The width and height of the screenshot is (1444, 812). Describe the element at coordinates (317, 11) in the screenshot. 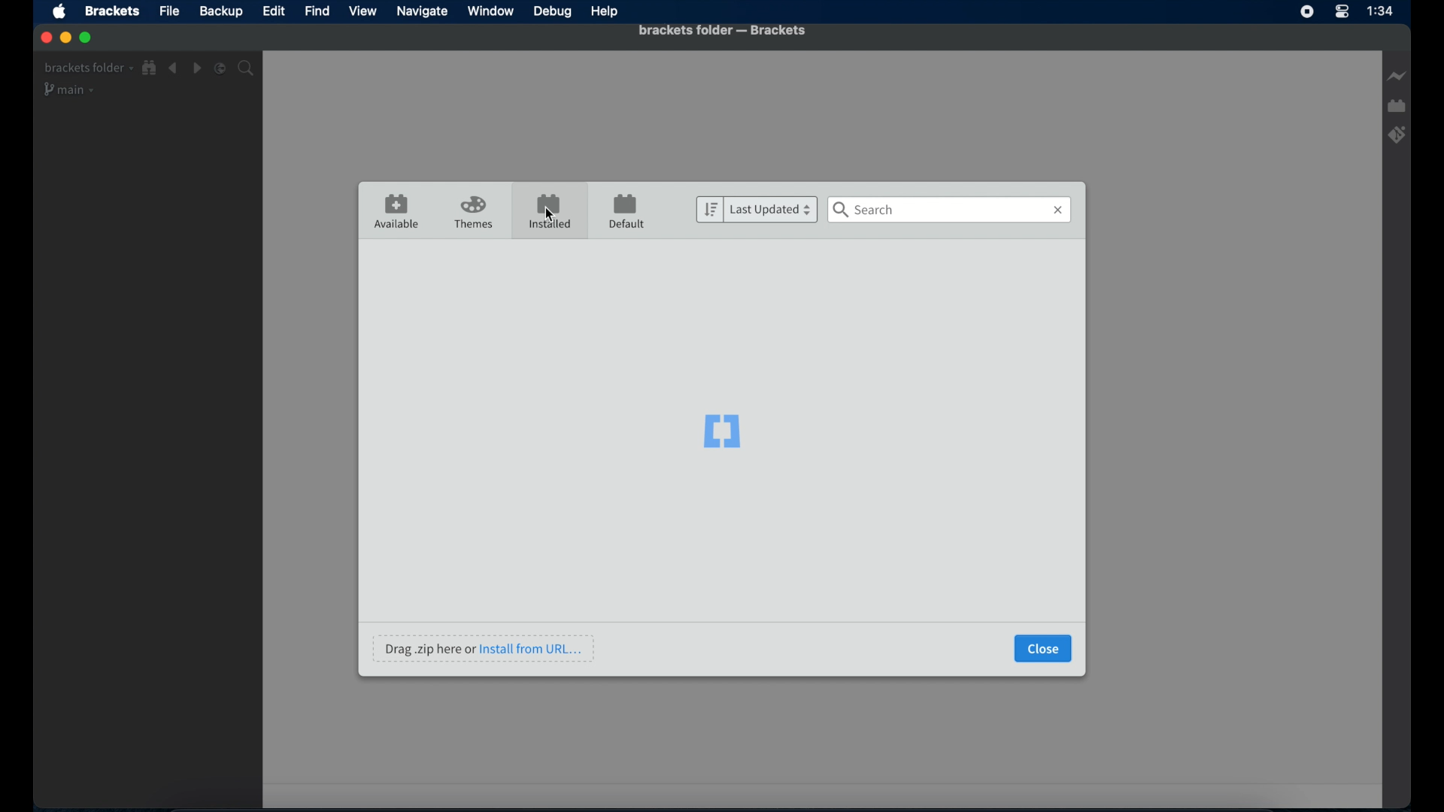

I see `Find` at that location.